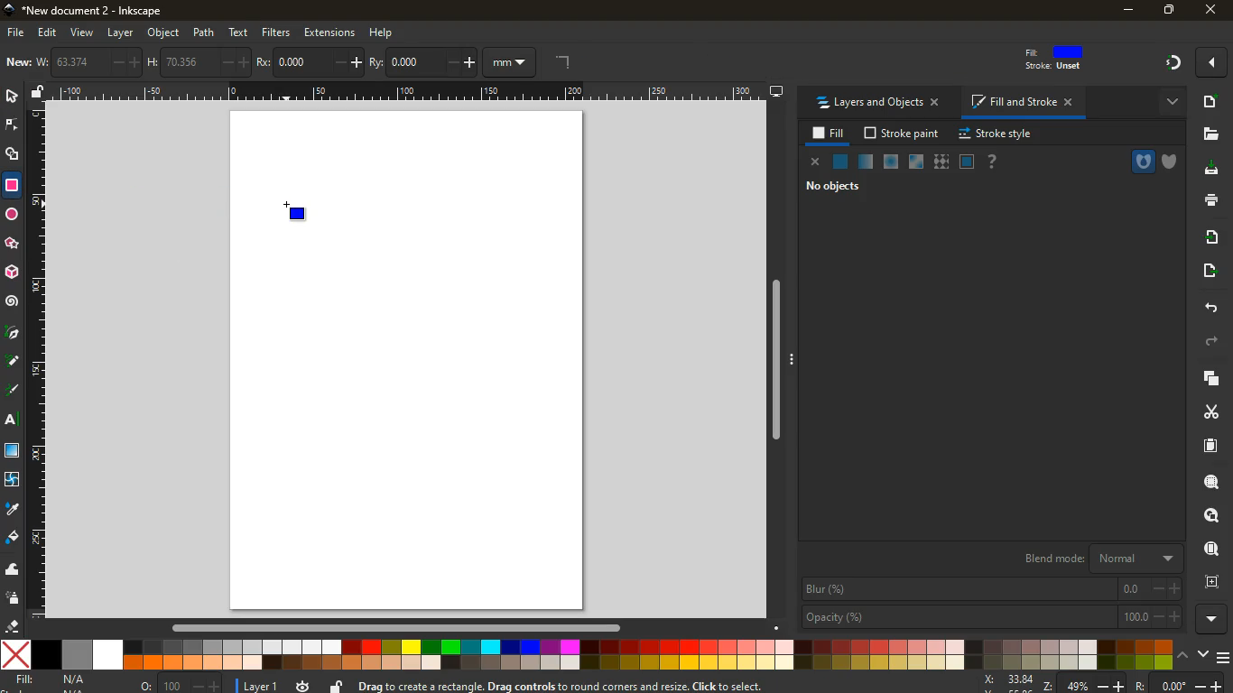 This screenshot has height=693, width=1233. What do you see at coordinates (14, 420) in the screenshot?
I see `text` at bounding box center [14, 420].